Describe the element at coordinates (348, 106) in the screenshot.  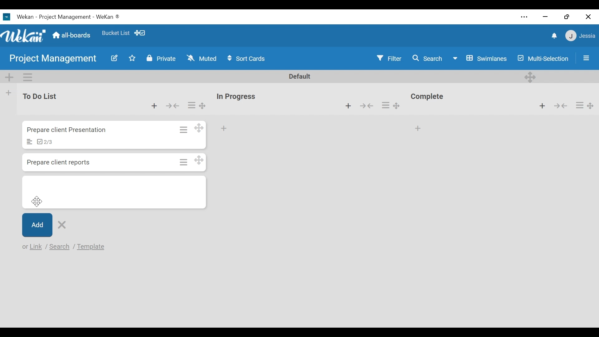
I see `Add card to top of the list` at that location.